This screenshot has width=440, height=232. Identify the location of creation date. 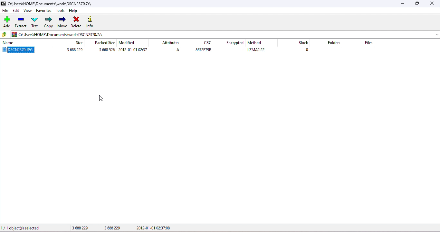
(155, 228).